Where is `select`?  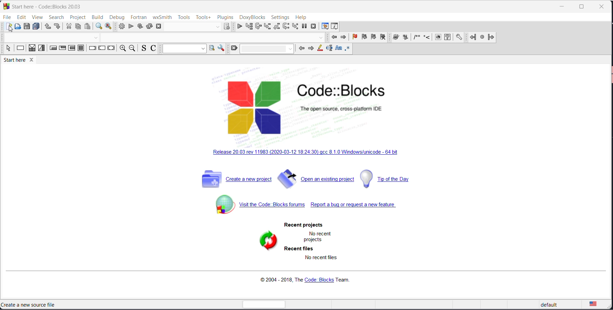
select is located at coordinates (7, 49).